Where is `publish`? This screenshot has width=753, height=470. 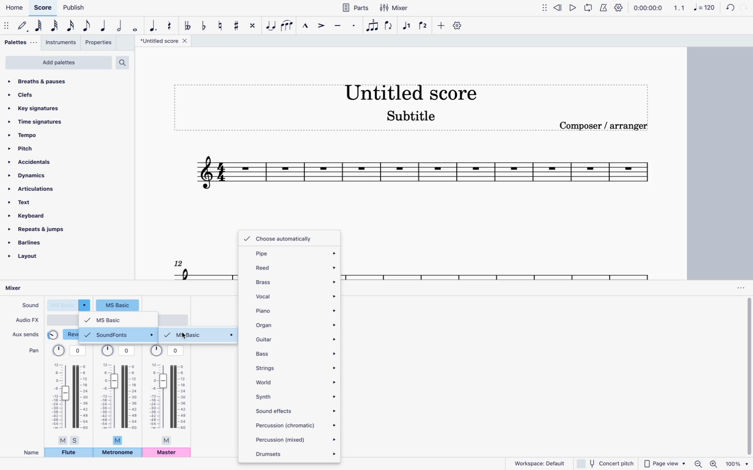 publish is located at coordinates (75, 7).